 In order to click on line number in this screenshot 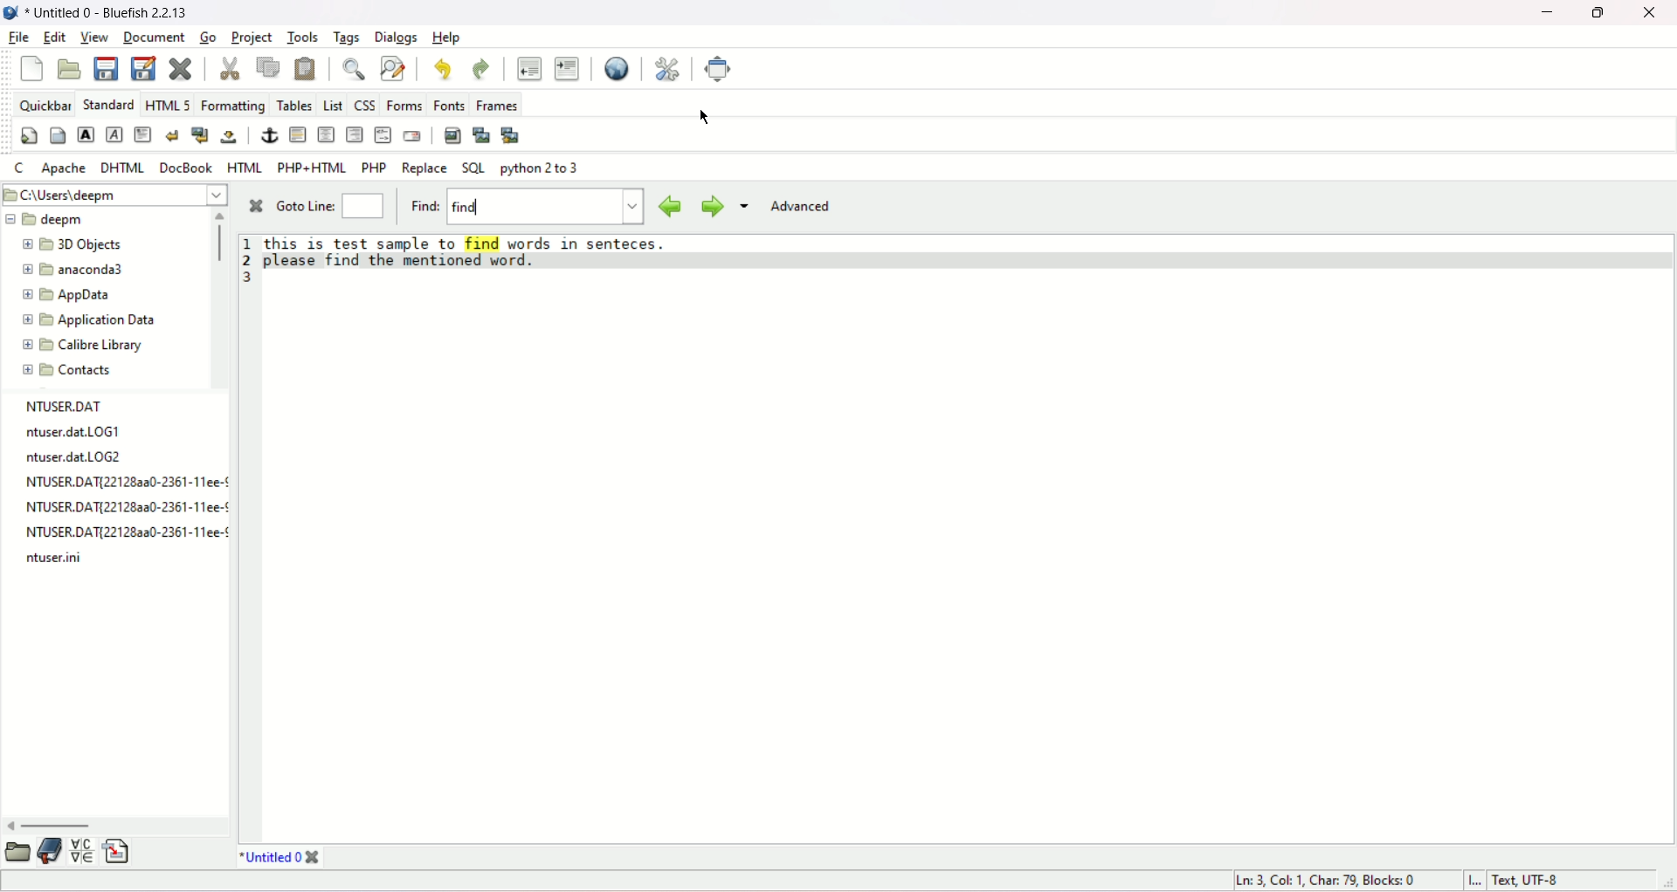, I will do `click(248, 260)`.